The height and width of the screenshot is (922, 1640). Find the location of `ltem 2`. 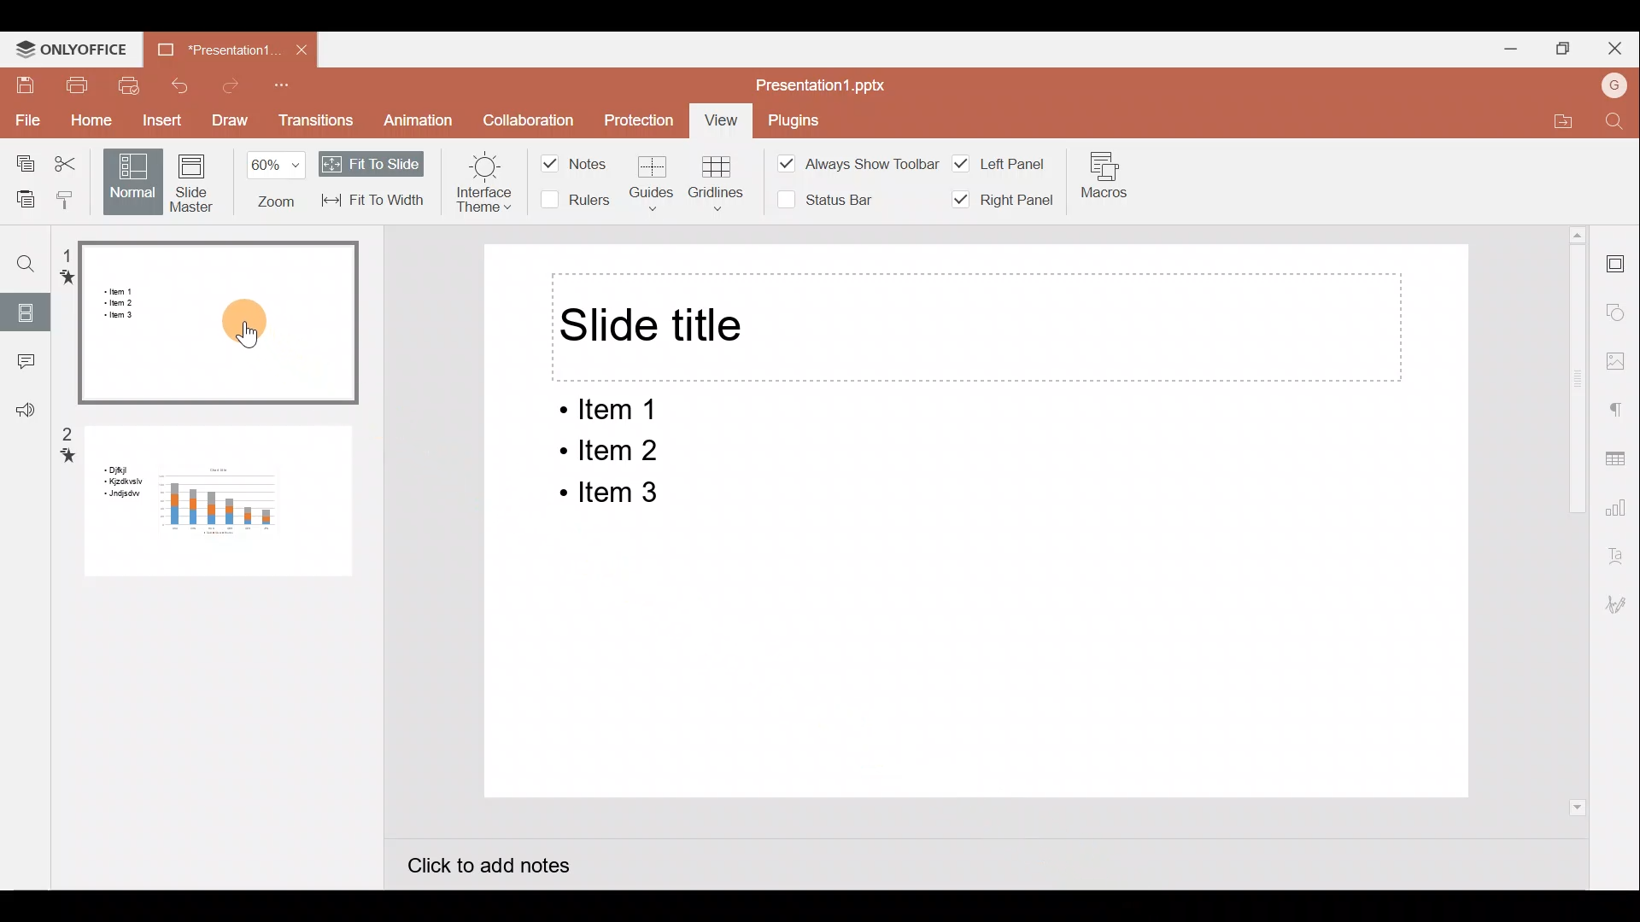

ltem 2 is located at coordinates (605, 451).